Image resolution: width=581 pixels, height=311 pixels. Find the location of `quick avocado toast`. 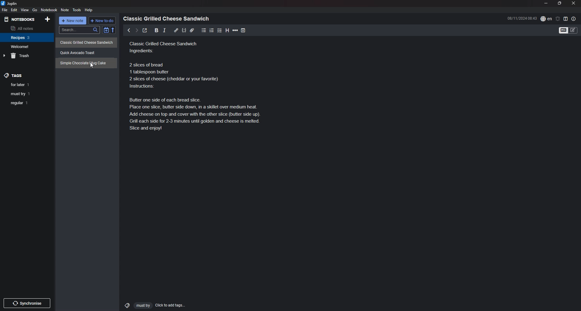

quick avocado toast is located at coordinates (81, 51).